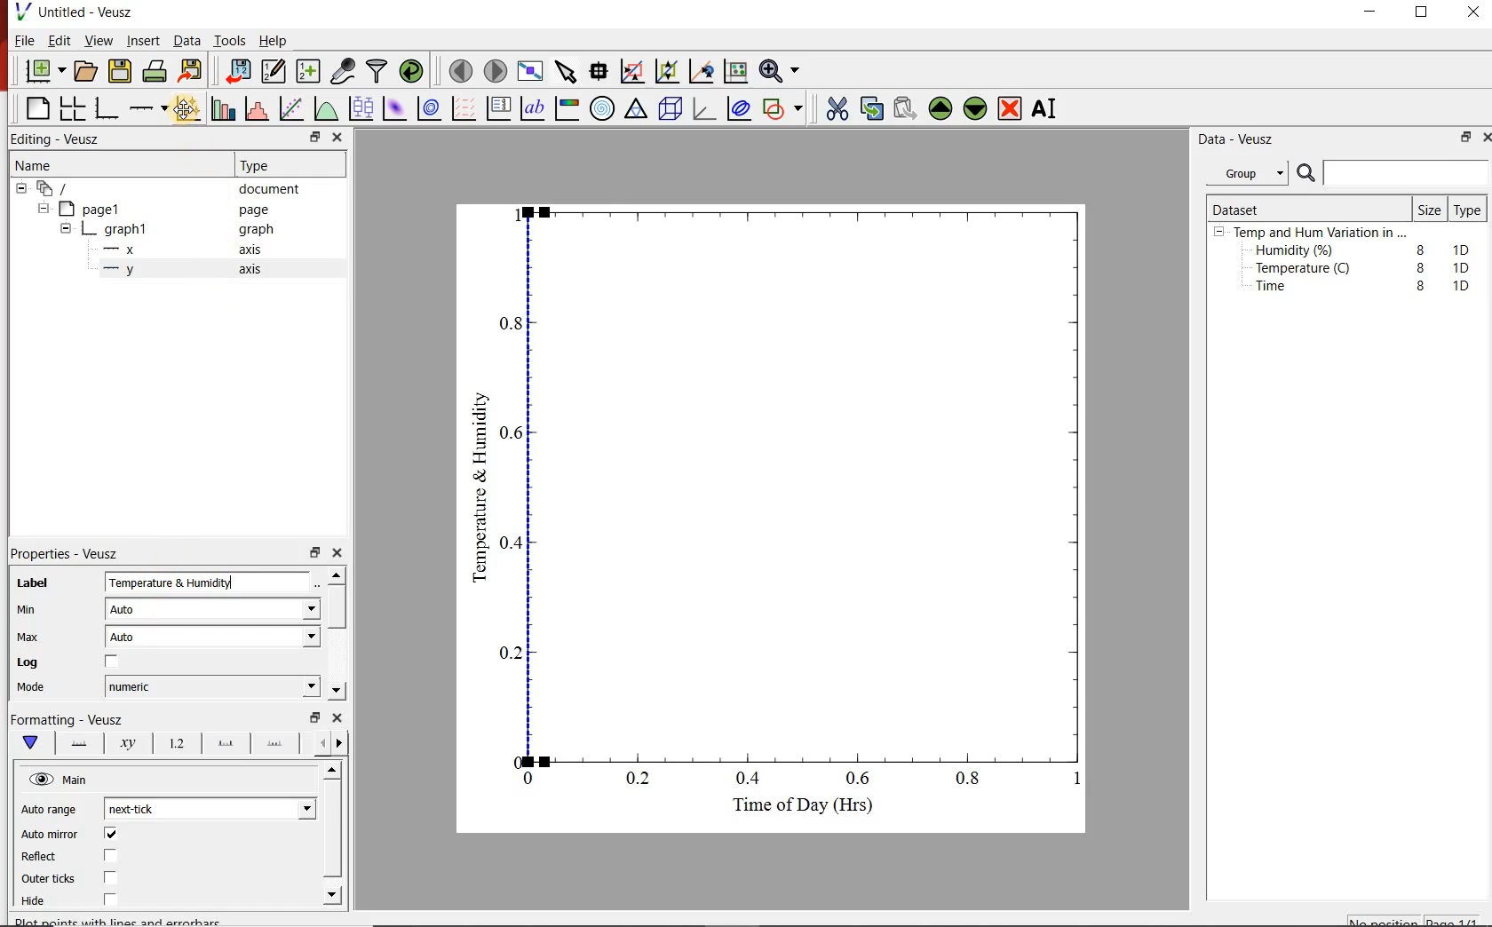  What do you see at coordinates (99, 208) in the screenshot?
I see `page1` at bounding box center [99, 208].